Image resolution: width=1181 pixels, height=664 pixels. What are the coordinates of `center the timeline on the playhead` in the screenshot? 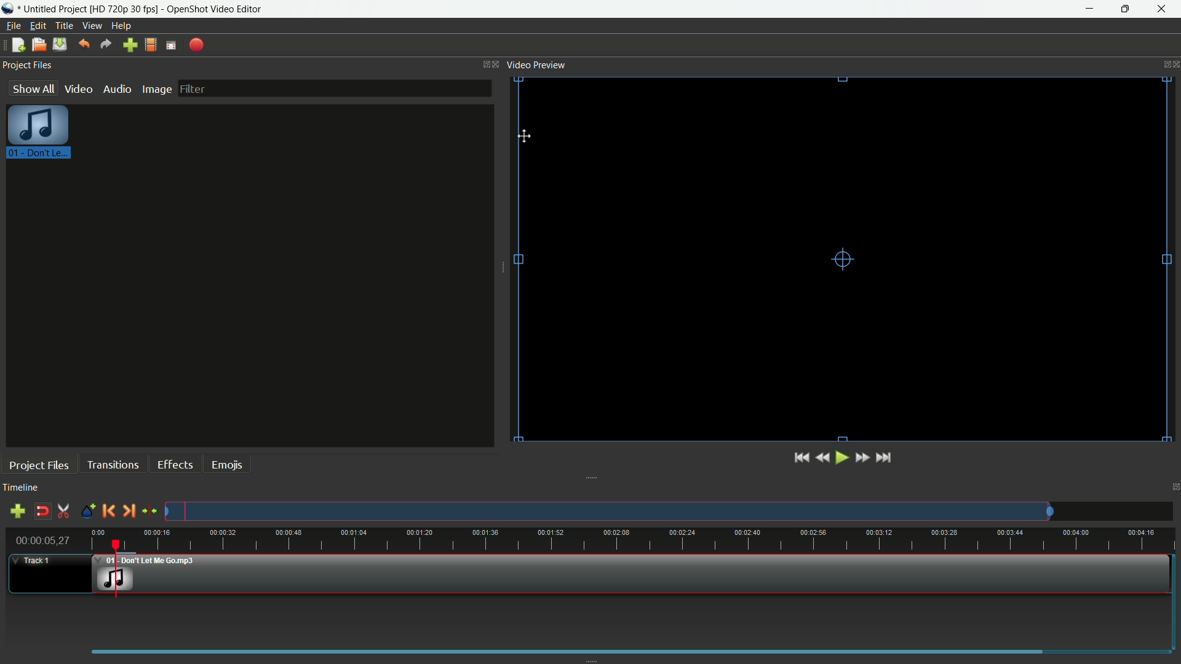 It's located at (149, 512).